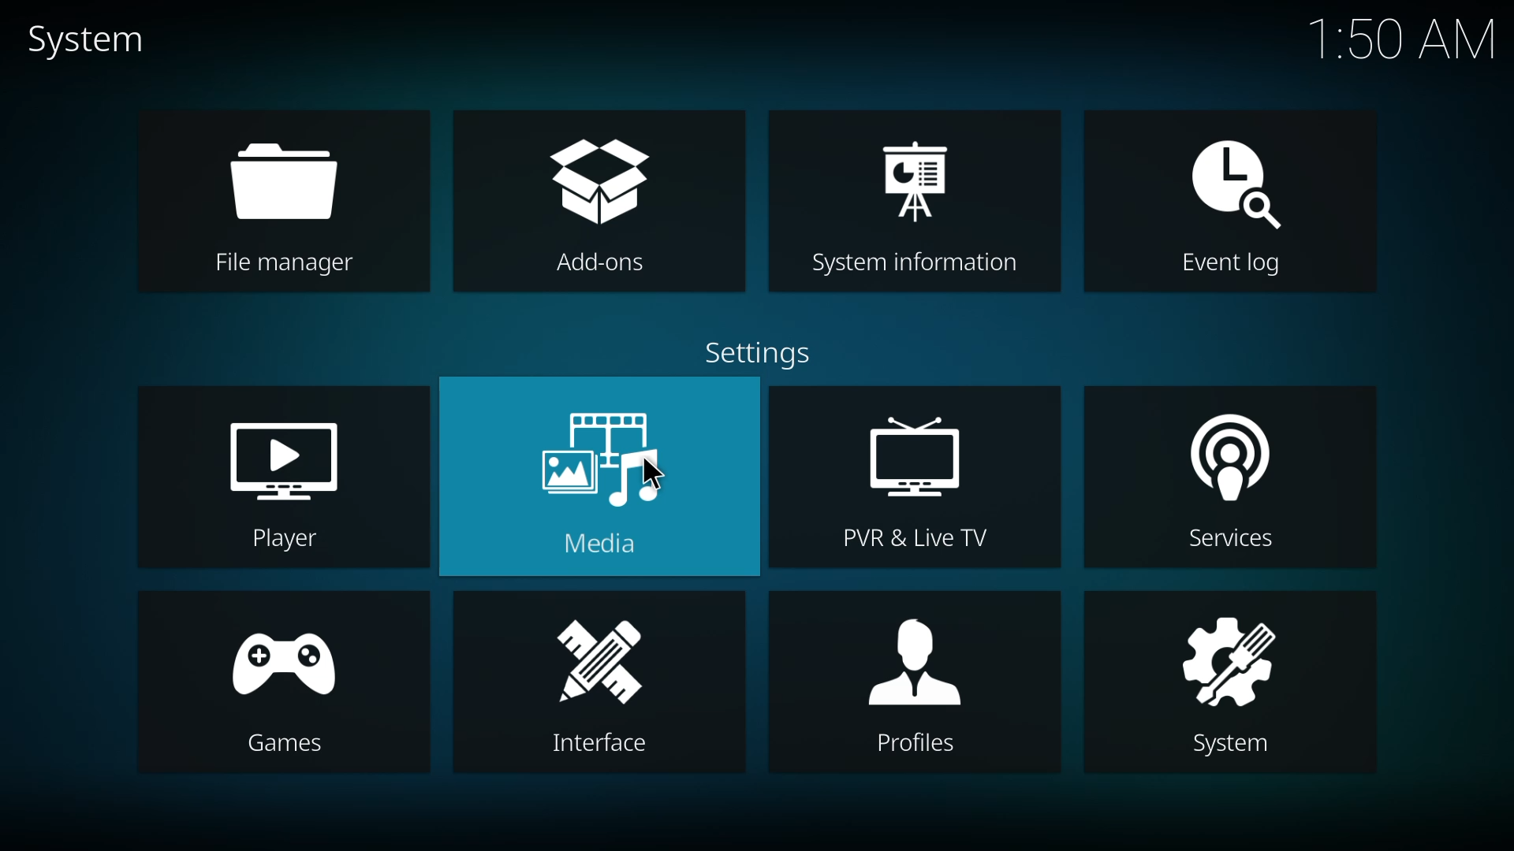 Image resolution: width=1514 pixels, height=851 pixels. Describe the element at coordinates (281, 690) in the screenshot. I see `games` at that location.